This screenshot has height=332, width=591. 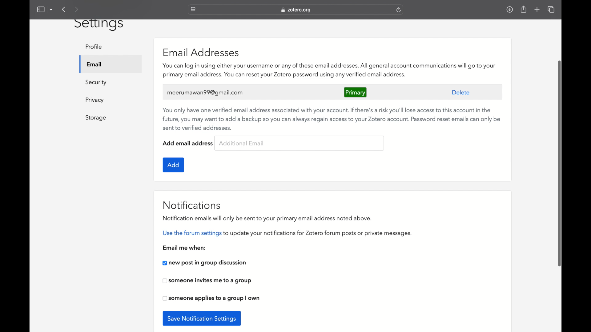 I want to click on notifications, so click(x=192, y=205).